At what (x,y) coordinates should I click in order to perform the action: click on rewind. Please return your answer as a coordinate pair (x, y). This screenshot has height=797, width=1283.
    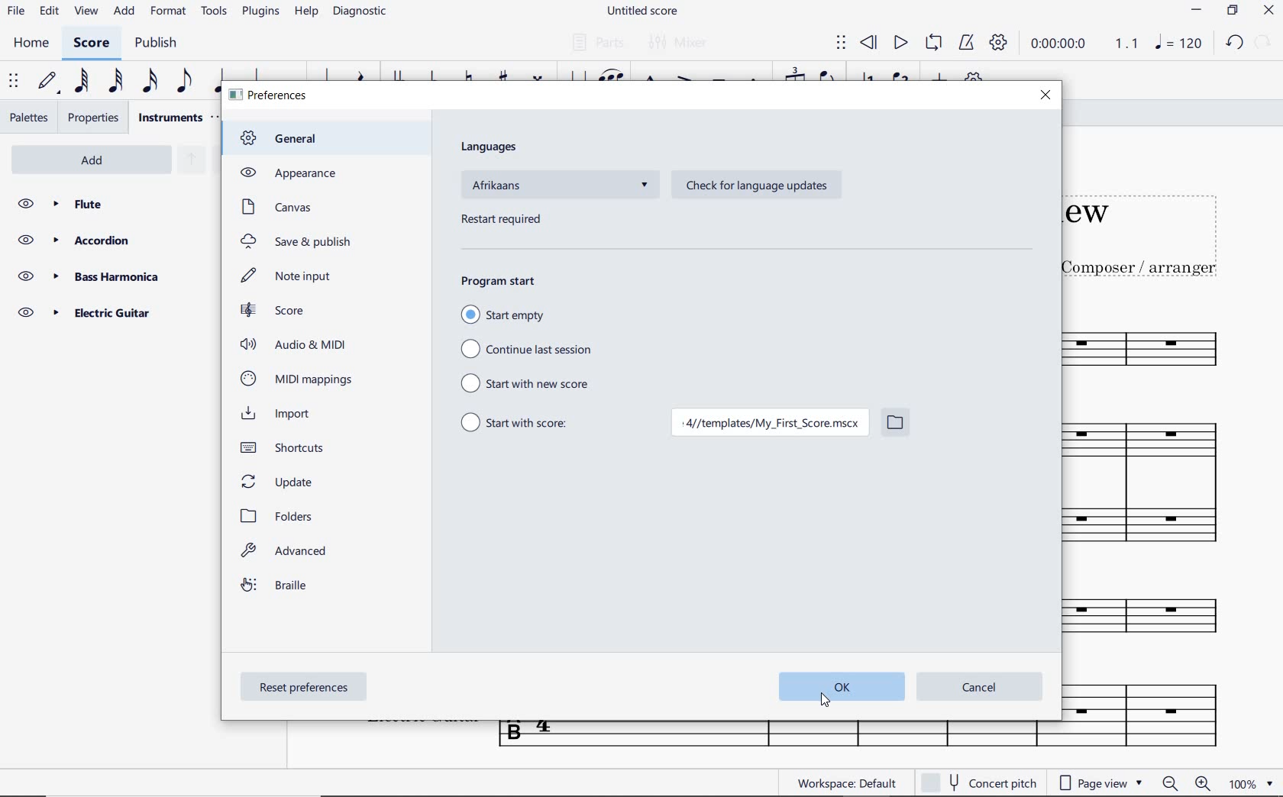
    Looking at the image, I should click on (868, 42).